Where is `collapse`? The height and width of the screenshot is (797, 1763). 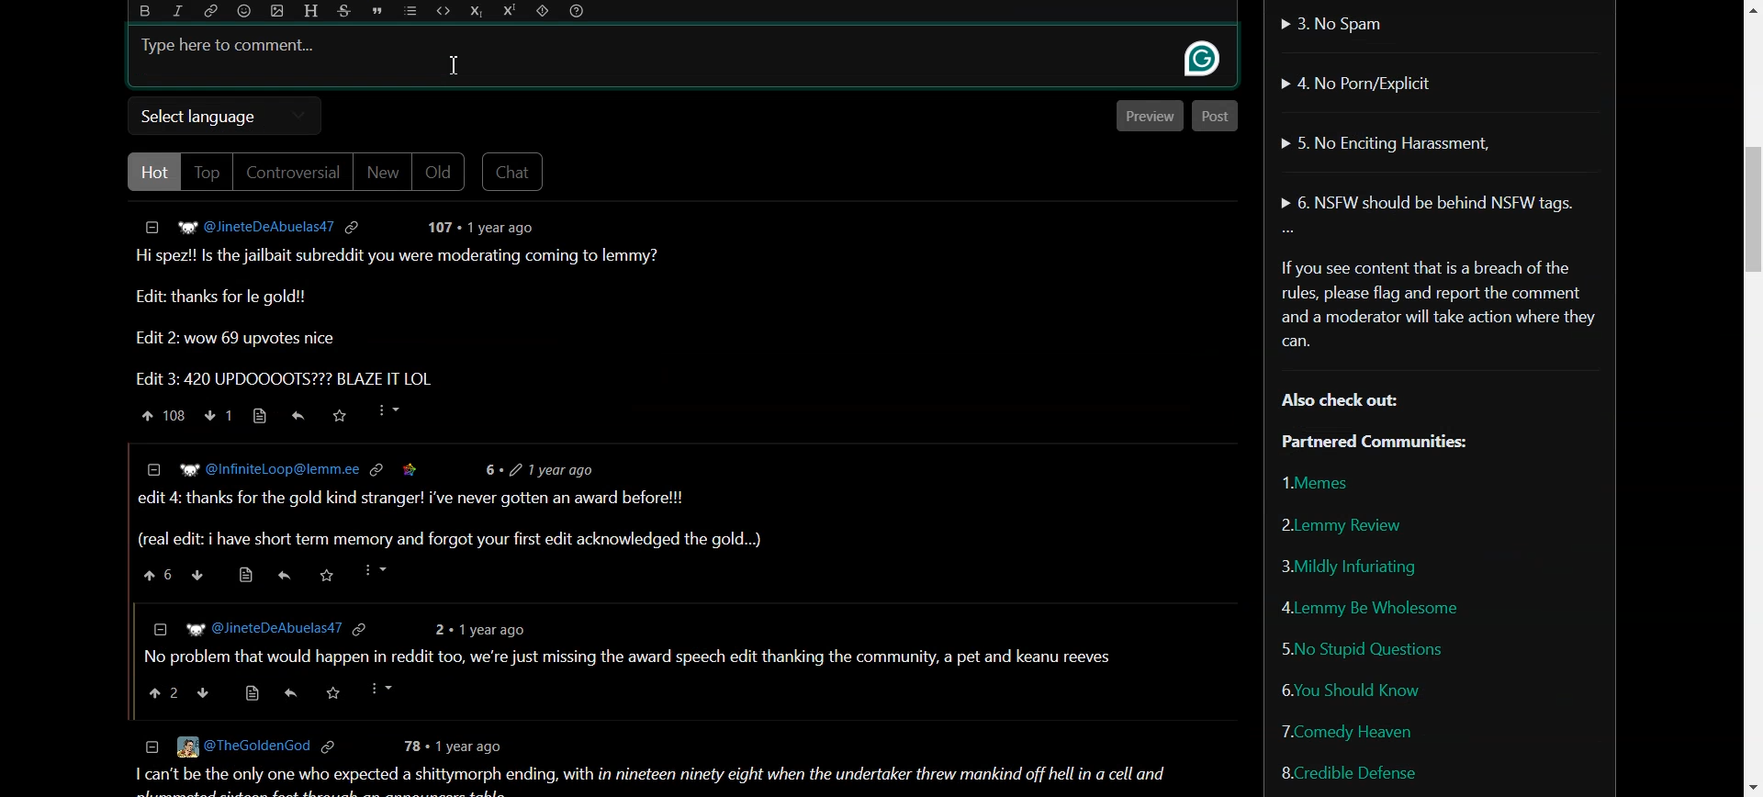
collapse is located at coordinates (152, 748).